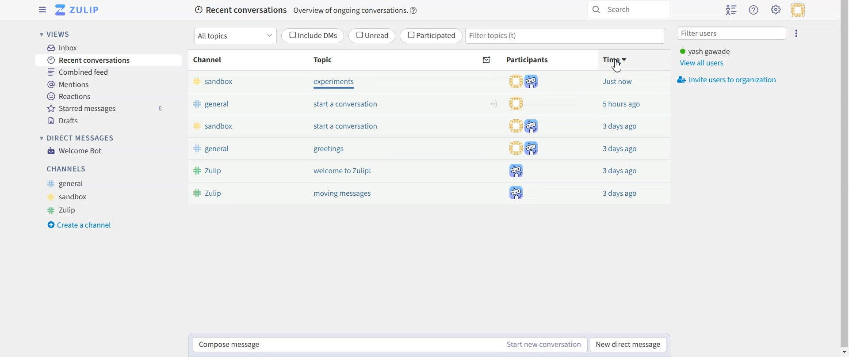 Image resolution: width=849 pixels, height=357 pixels. I want to click on Include DMs, so click(313, 36).